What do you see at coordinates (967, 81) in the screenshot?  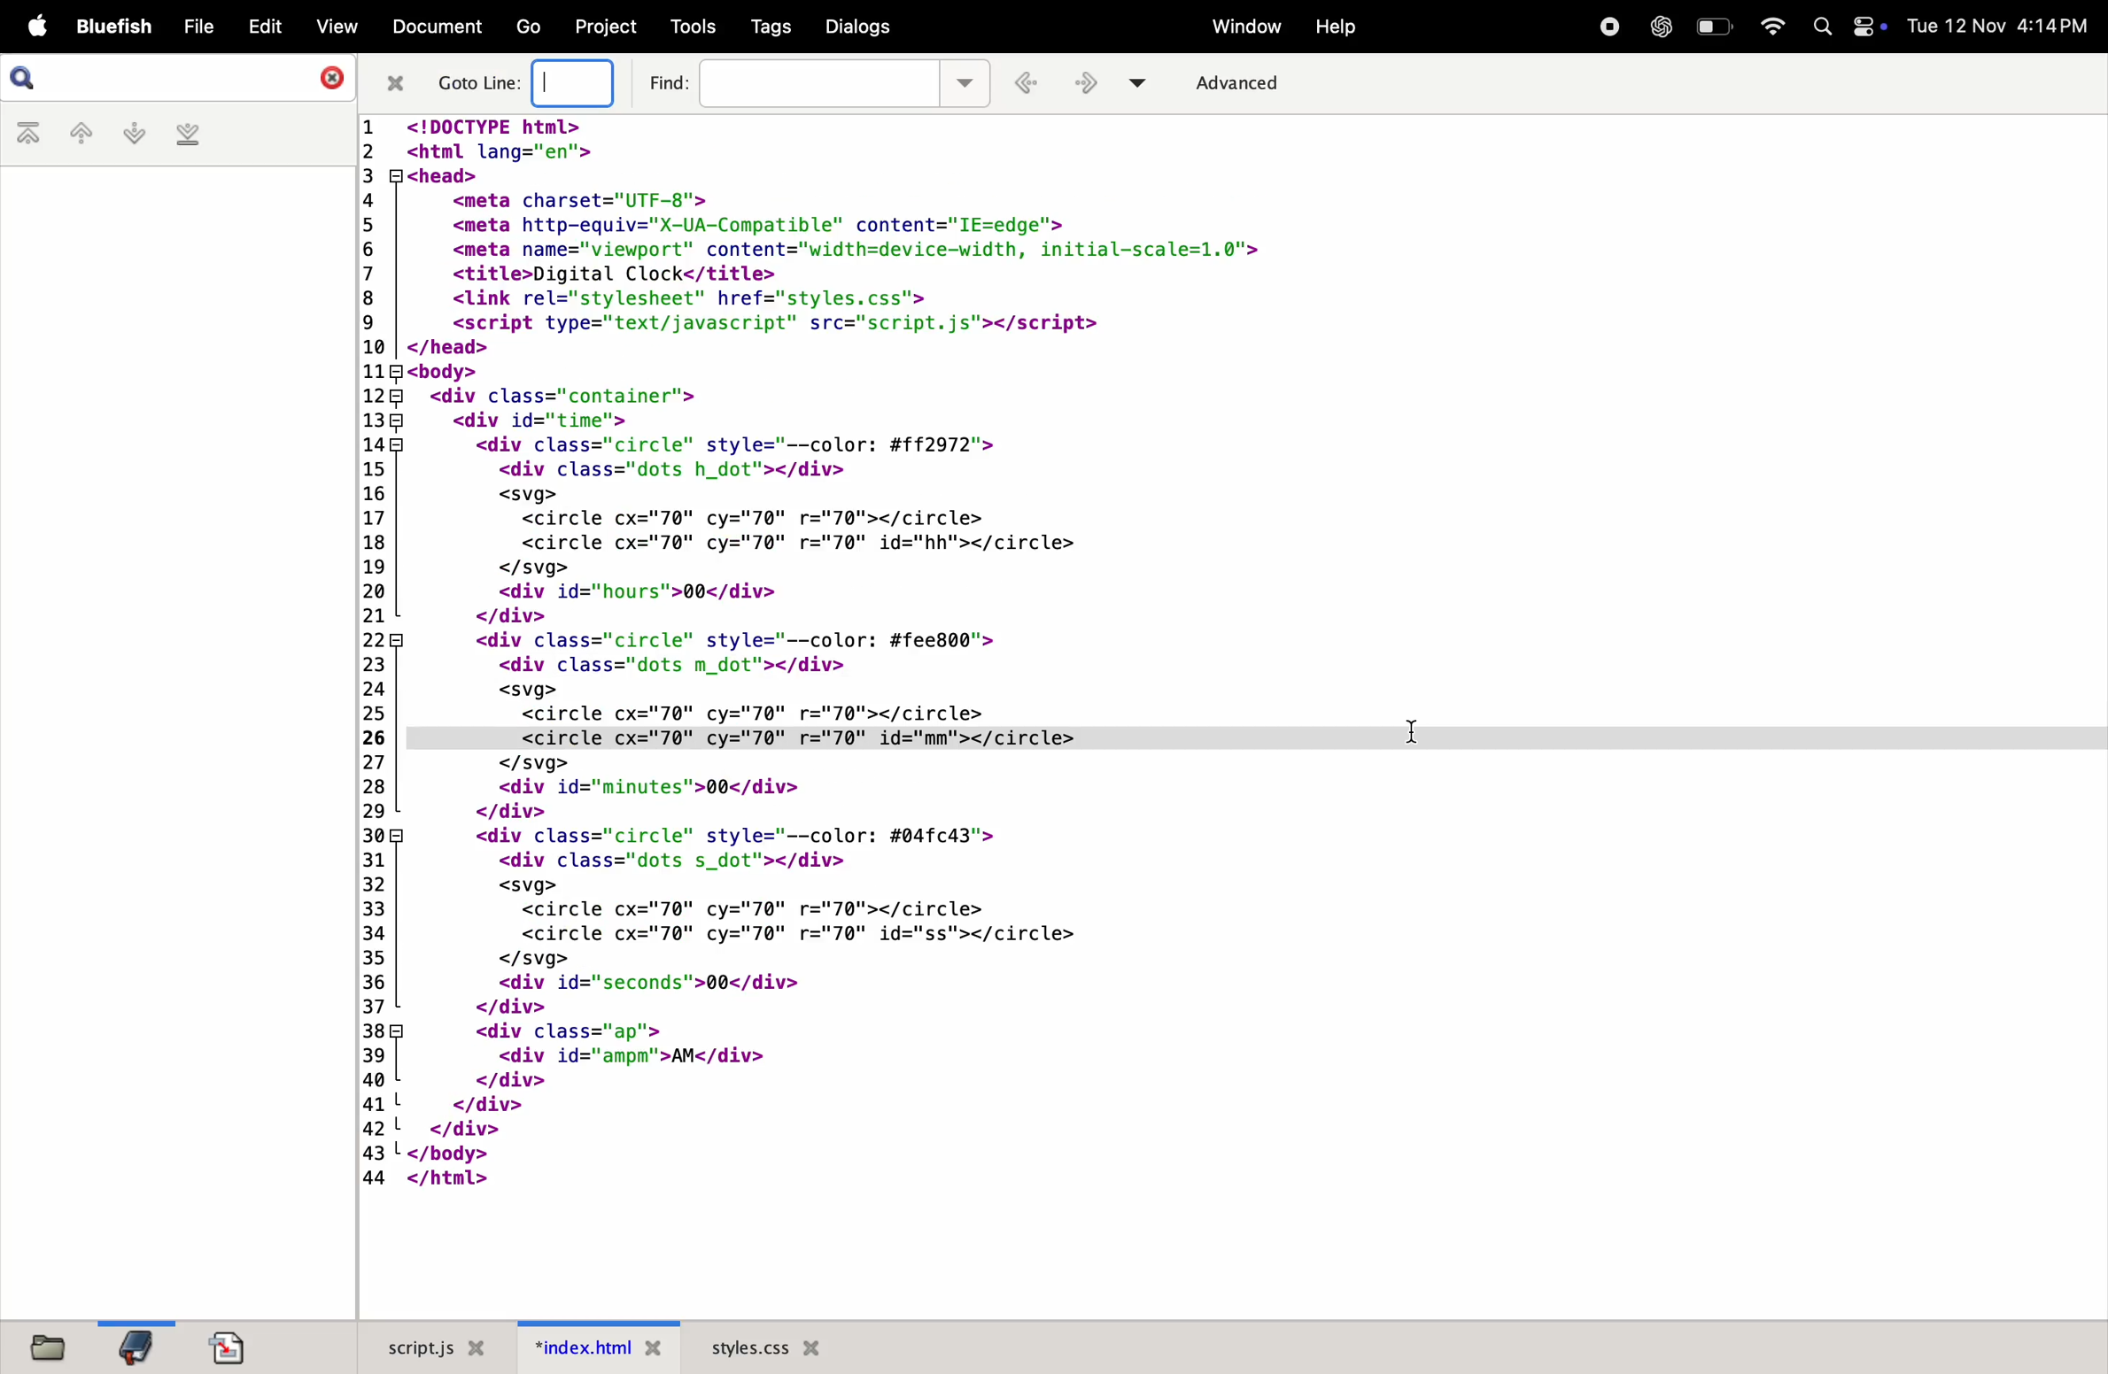 I see `drop down` at bounding box center [967, 81].